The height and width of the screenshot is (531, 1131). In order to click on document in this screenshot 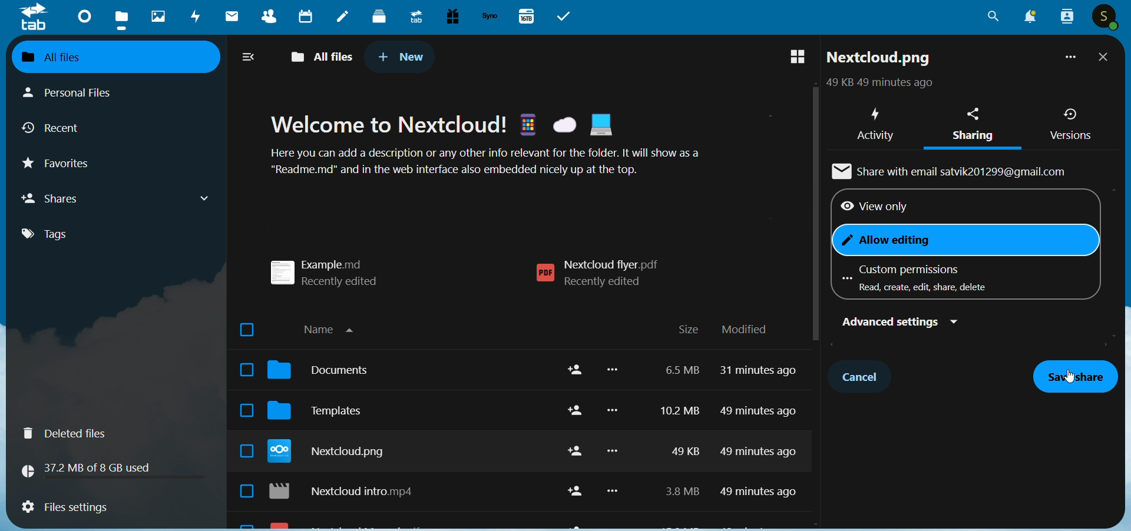, I will do `click(326, 373)`.